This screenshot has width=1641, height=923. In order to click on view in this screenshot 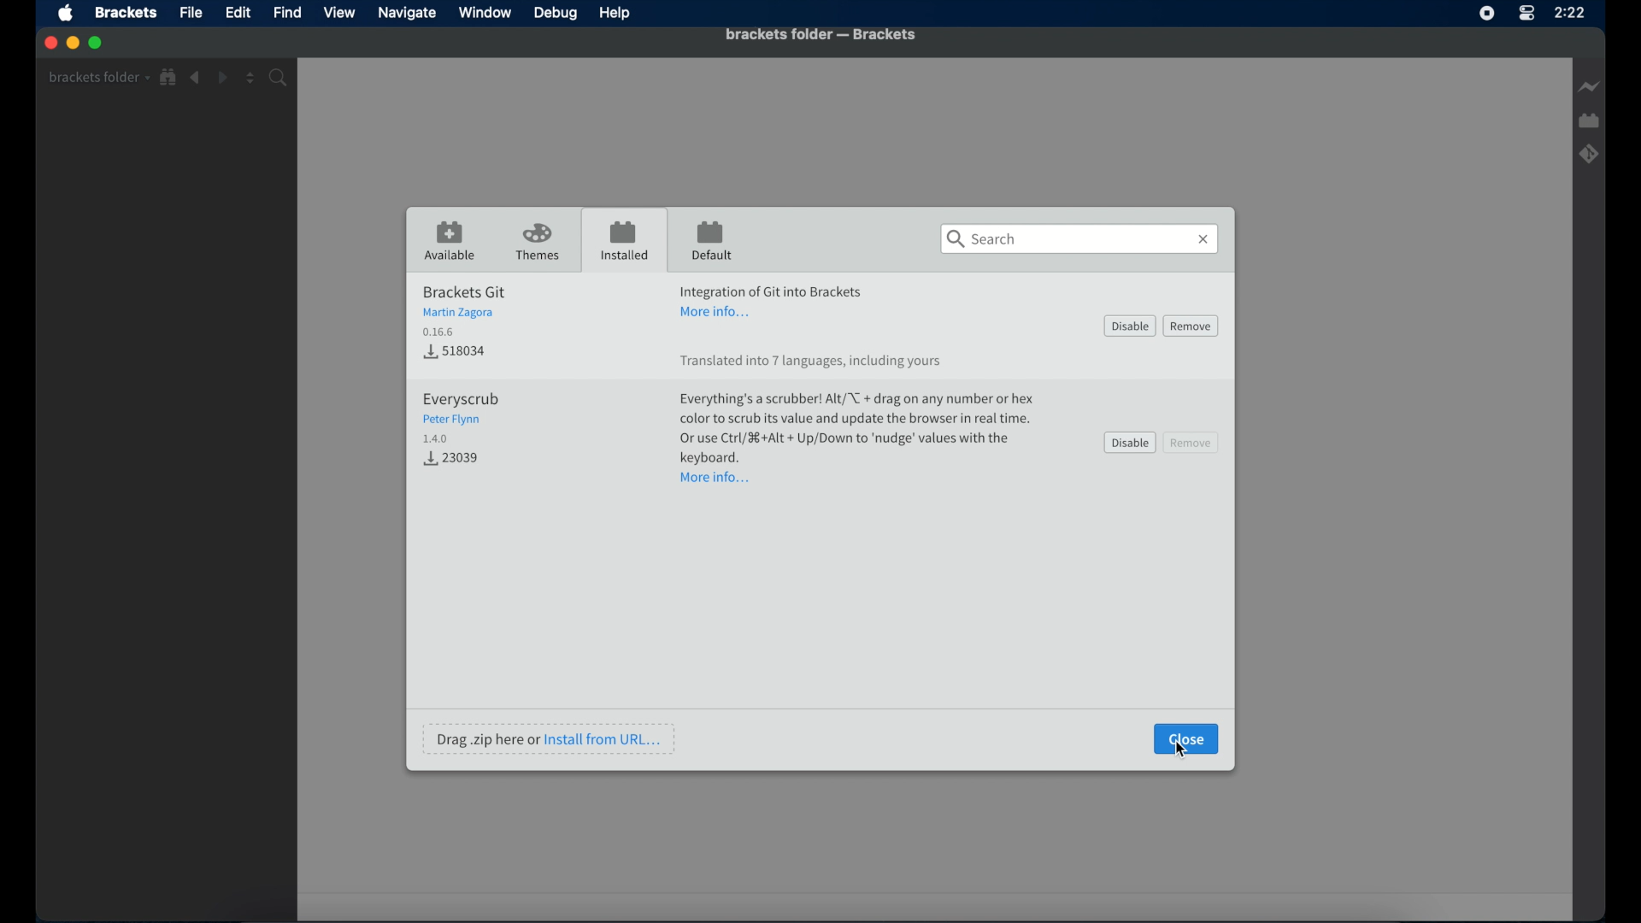, I will do `click(339, 13)`.